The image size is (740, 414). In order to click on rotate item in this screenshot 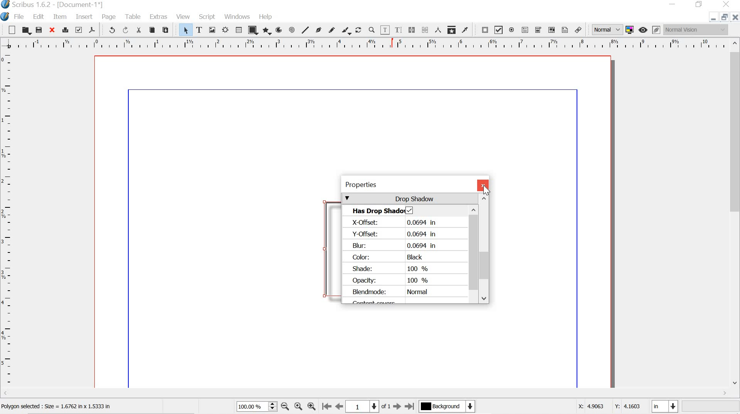, I will do `click(358, 30)`.